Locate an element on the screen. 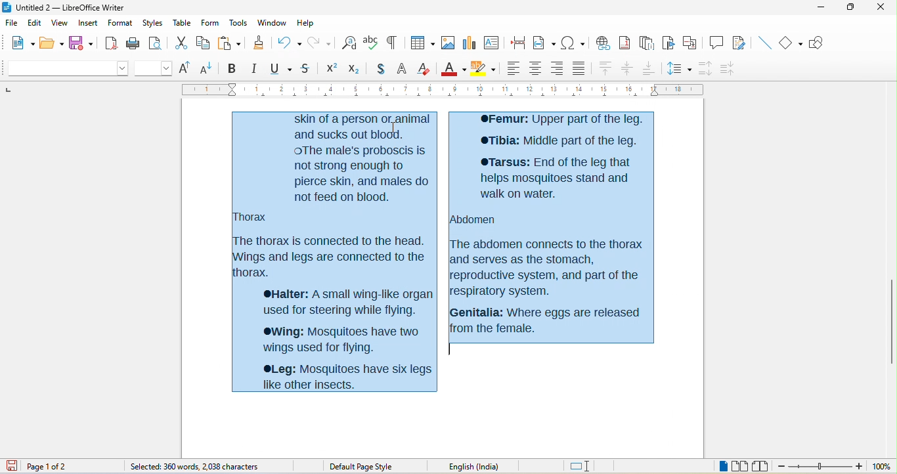 This screenshot has height=474, width=897. strikethrough is located at coordinates (309, 68).